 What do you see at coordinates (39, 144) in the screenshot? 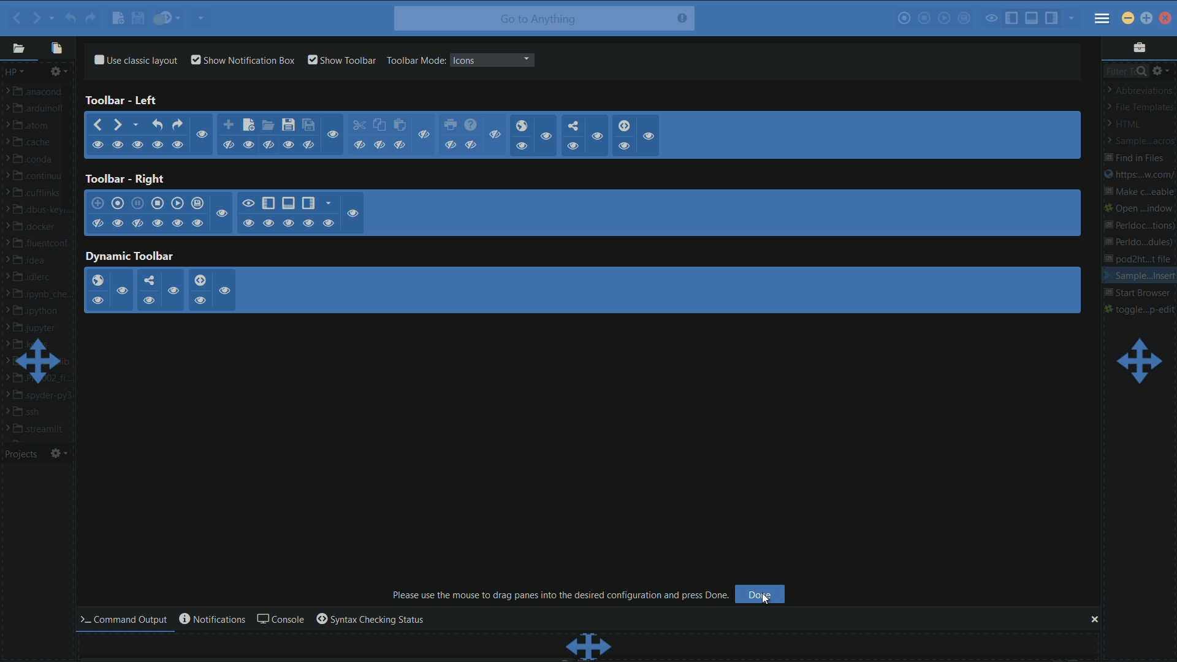
I see `.cache` at bounding box center [39, 144].